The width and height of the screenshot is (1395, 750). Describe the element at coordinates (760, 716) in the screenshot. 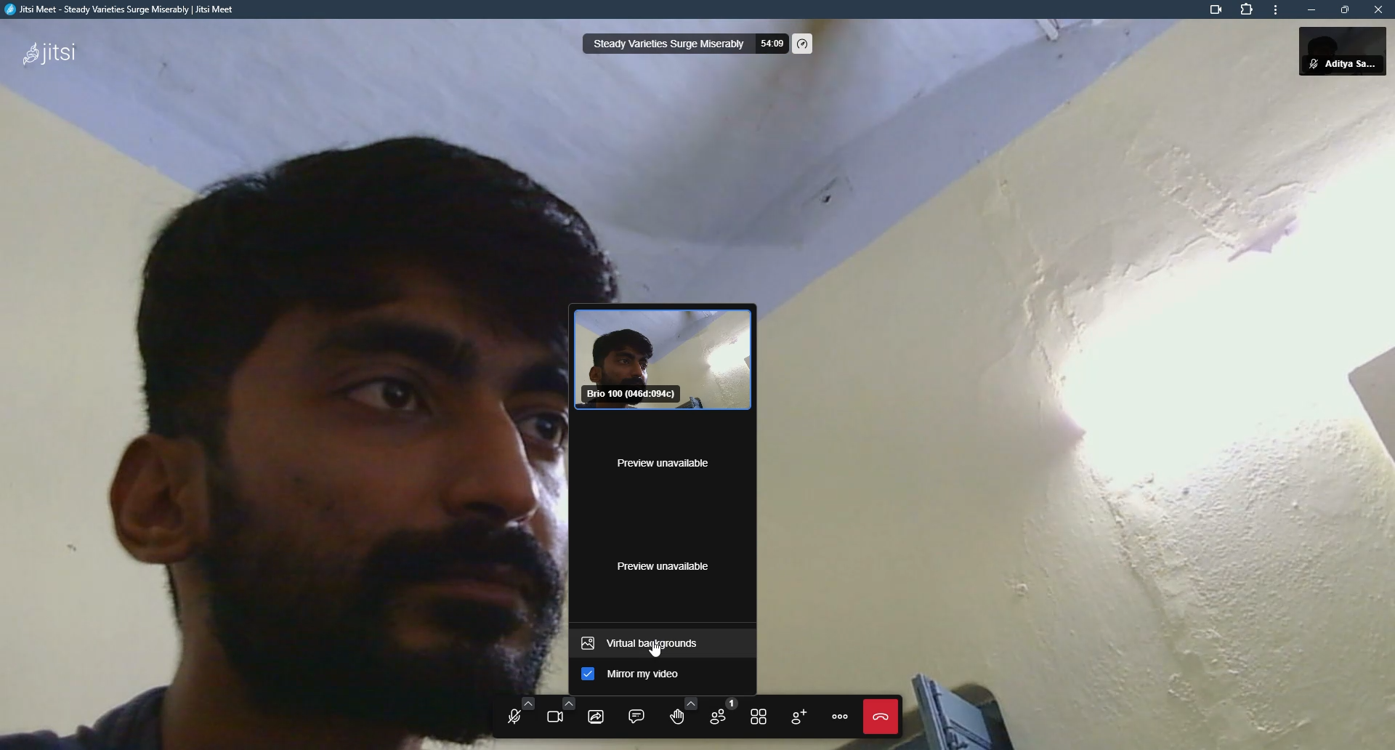

I see `toggle tile view` at that location.